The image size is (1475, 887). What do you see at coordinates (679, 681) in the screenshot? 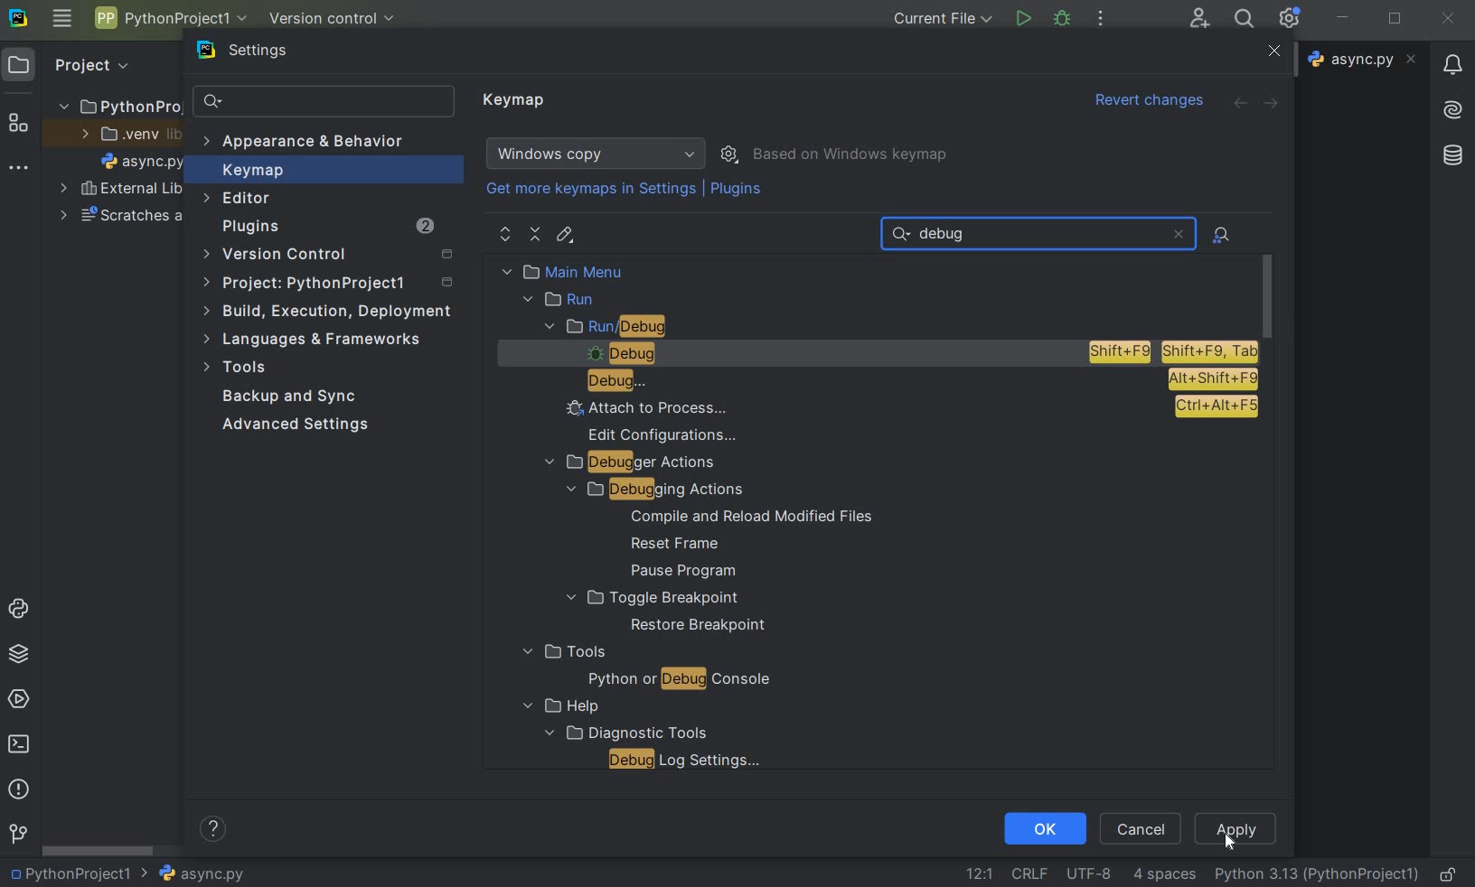
I see `python or debug console` at bounding box center [679, 681].